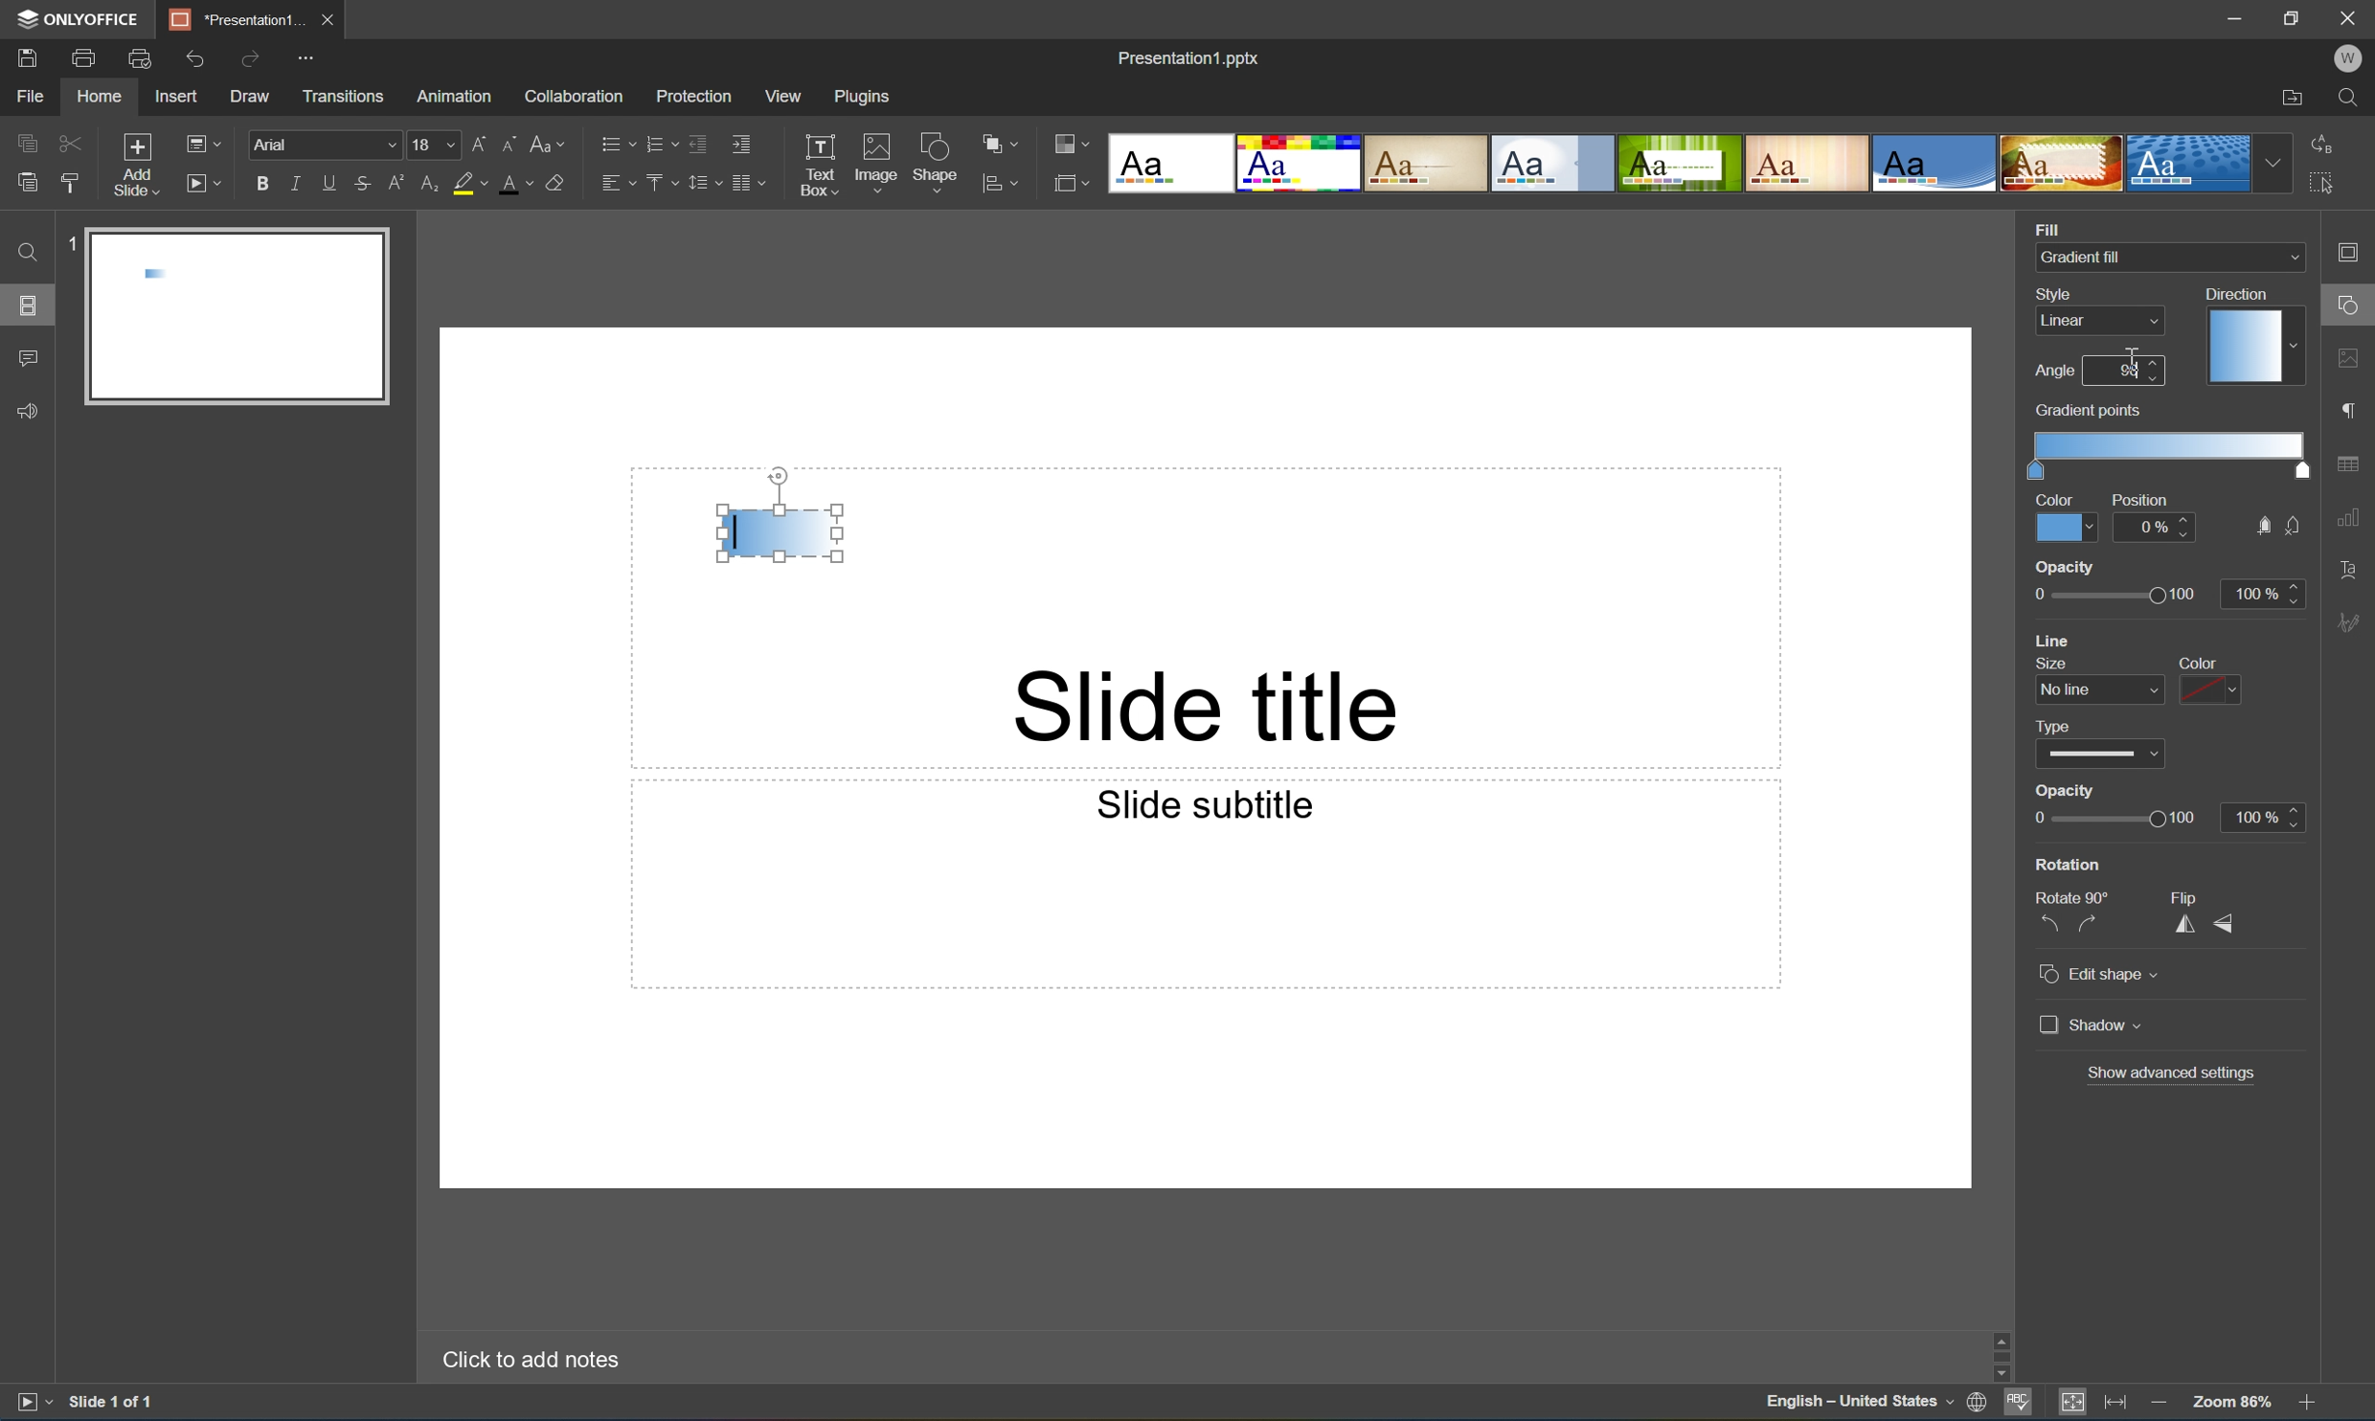  What do you see at coordinates (702, 183) in the screenshot?
I see `Line spacing` at bounding box center [702, 183].